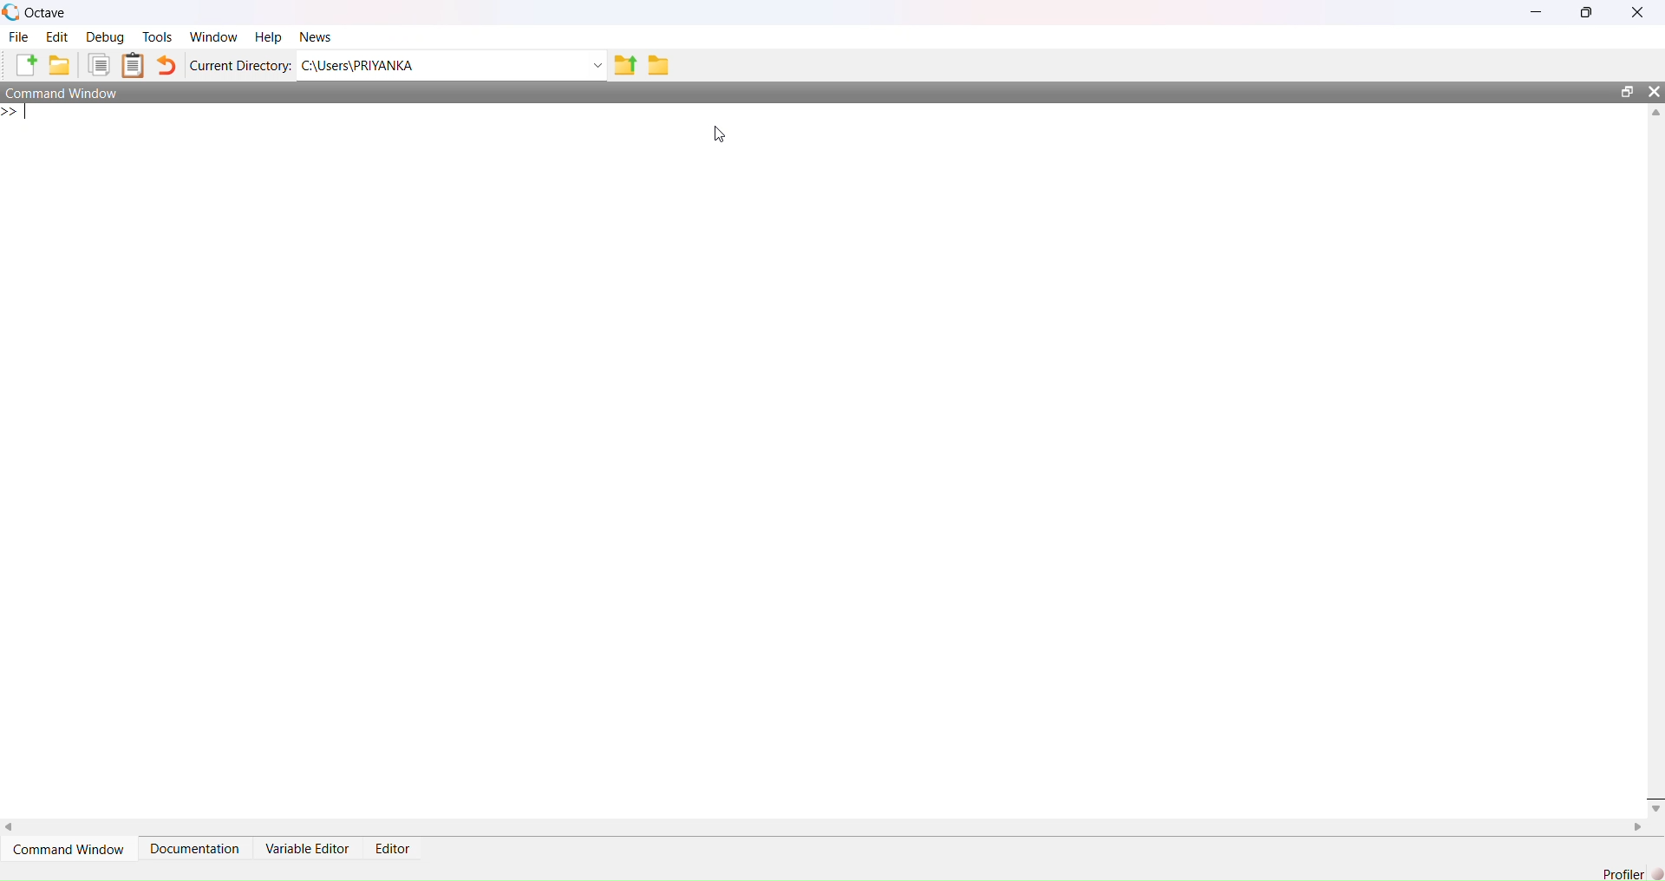 The height and width of the screenshot is (881, 1665). What do you see at coordinates (1638, 13) in the screenshot?
I see `Close` at bounding box center [1638, 13].